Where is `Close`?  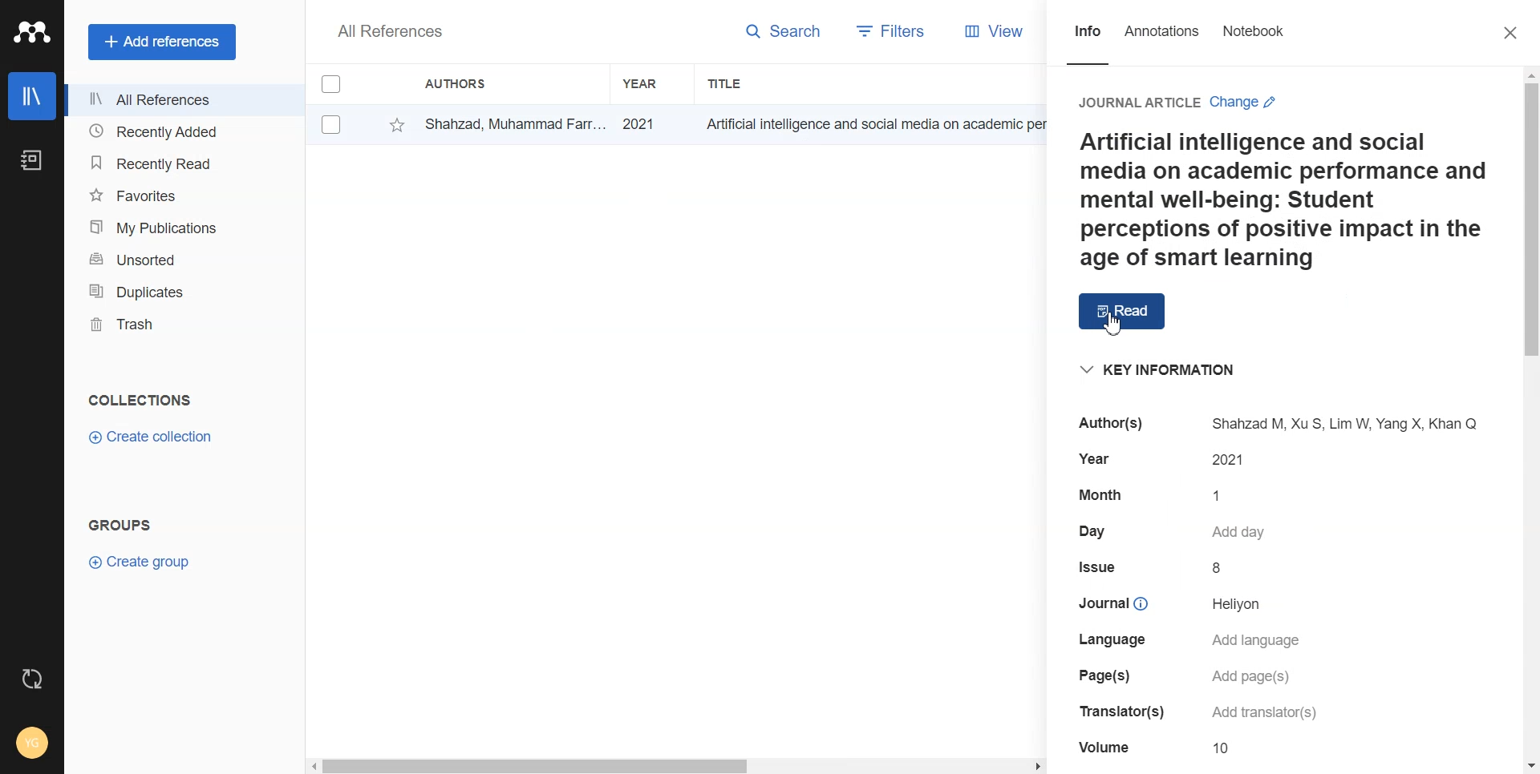
Close is located at coordinates (1514, 33).